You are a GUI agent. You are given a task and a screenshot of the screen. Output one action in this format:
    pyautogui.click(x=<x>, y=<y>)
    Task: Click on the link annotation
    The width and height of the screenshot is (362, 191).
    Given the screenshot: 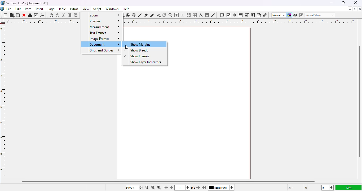 What is the action you would take?
    pyautogui.click(x=265, y=15)
    